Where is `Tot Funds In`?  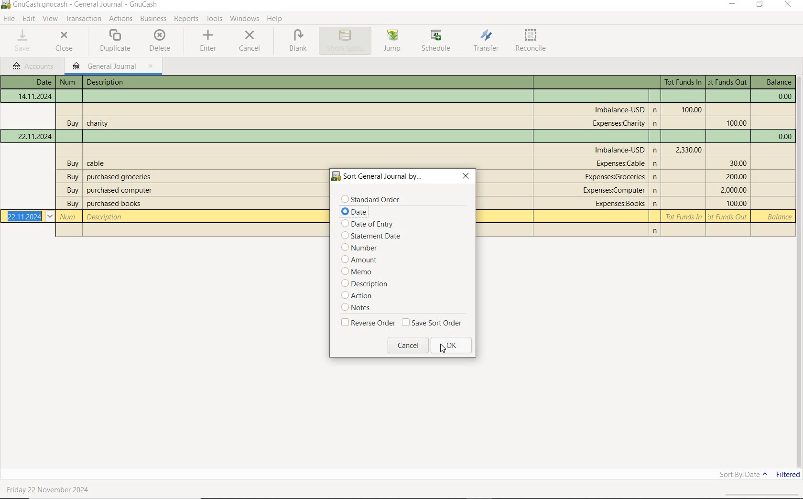
Tot Funds In is located at coordinates (688, 150).